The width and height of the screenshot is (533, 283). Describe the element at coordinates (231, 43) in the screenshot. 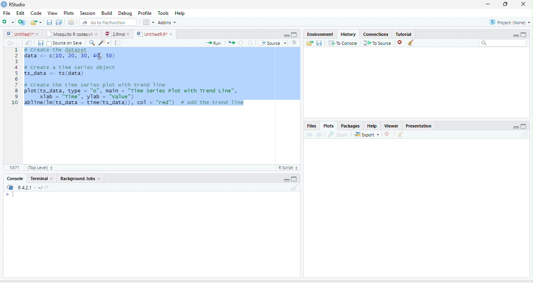

I see `Re-run the previous code region` at that location.